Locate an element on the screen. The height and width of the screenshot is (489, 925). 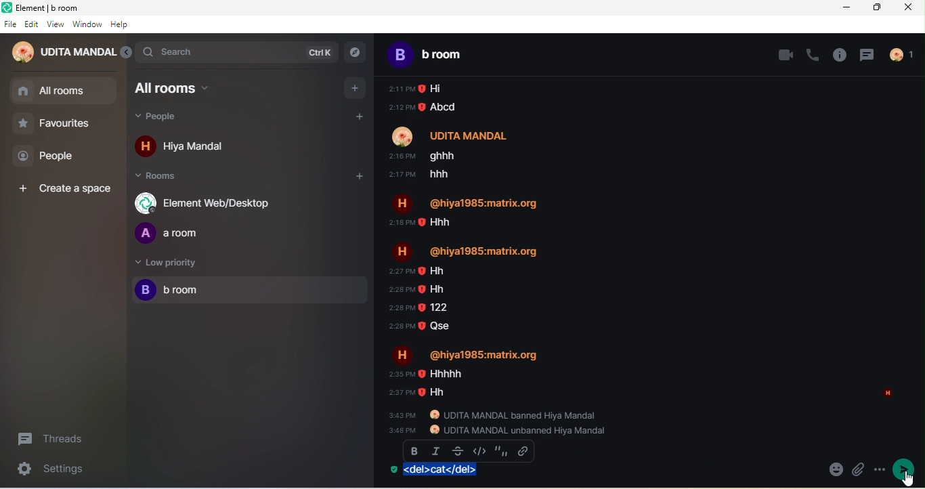
threads is located at coordinates (867, 54).